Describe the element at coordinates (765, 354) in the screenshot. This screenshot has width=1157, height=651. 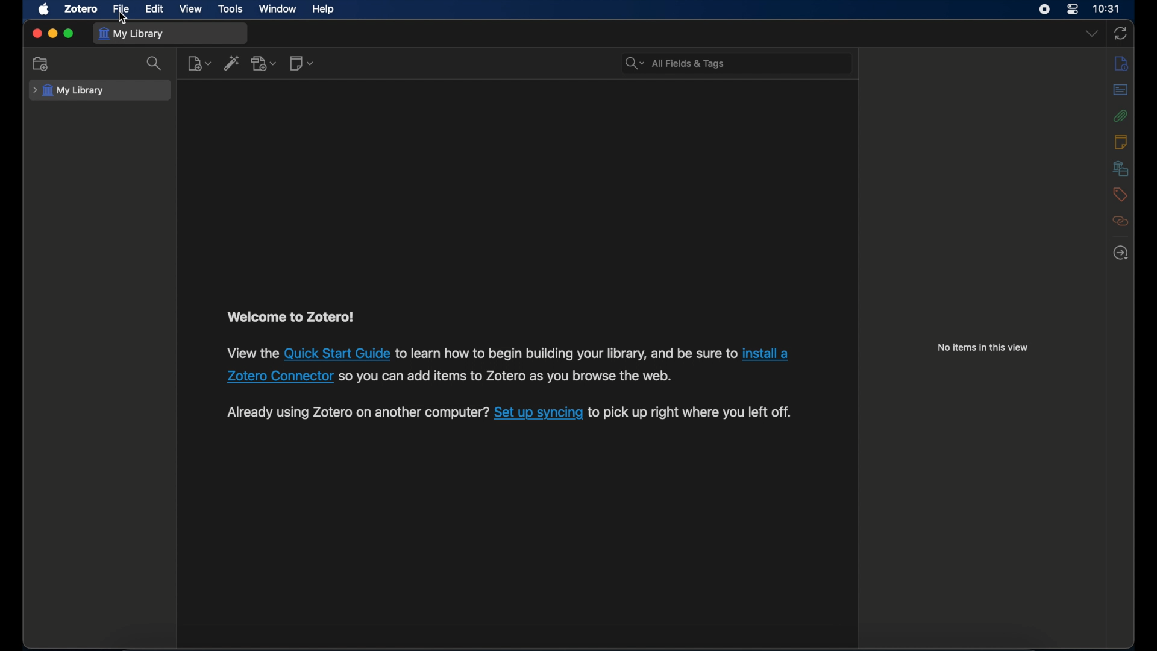
I see `link` at that location.